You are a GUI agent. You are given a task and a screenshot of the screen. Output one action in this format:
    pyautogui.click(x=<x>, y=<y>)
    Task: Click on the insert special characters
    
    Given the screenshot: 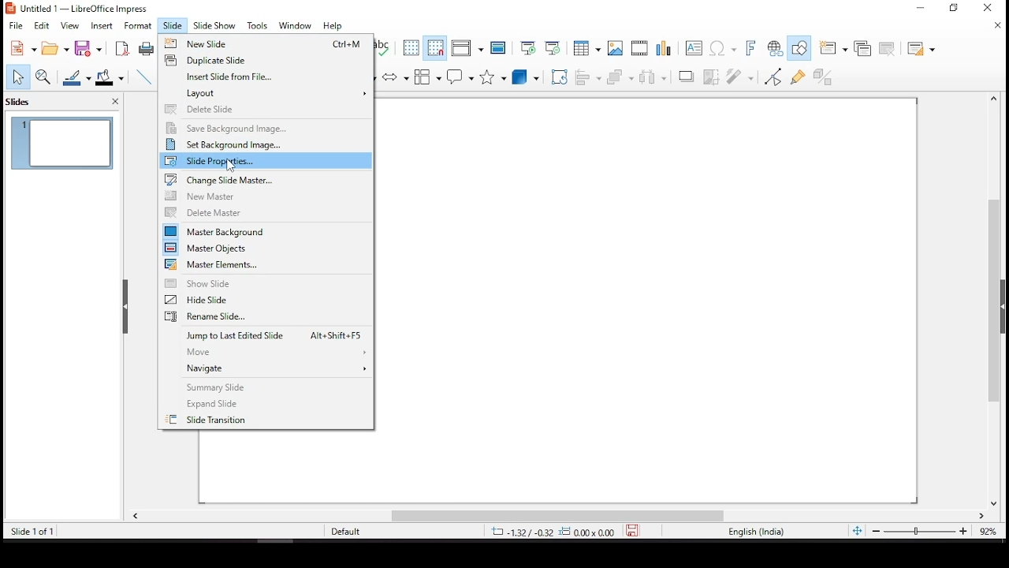 What is the action you would take?
    pyautogui.click(x=724, y=46)
    